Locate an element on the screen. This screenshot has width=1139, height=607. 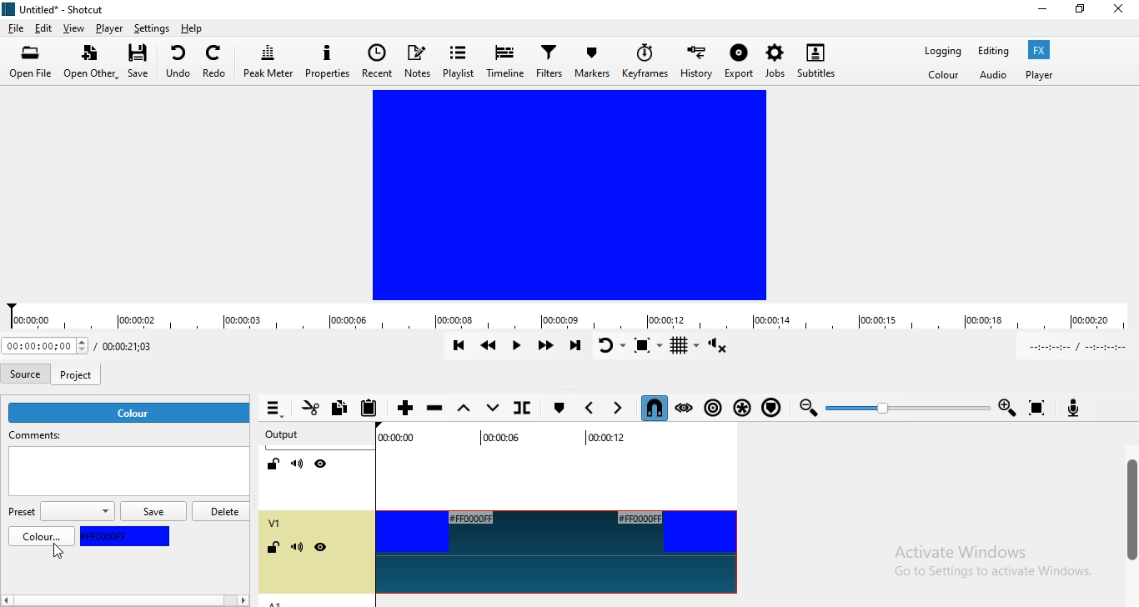
Color is located at coordinates (943, 77).